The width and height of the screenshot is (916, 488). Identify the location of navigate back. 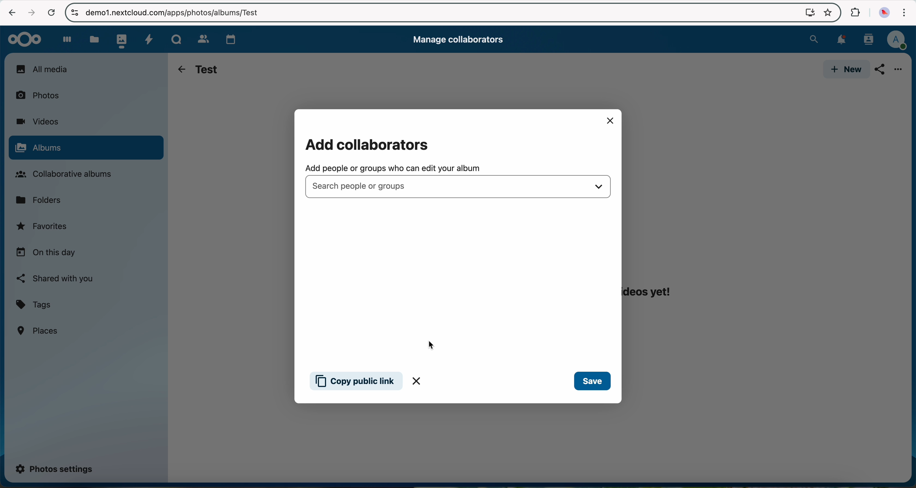
(179, 69).